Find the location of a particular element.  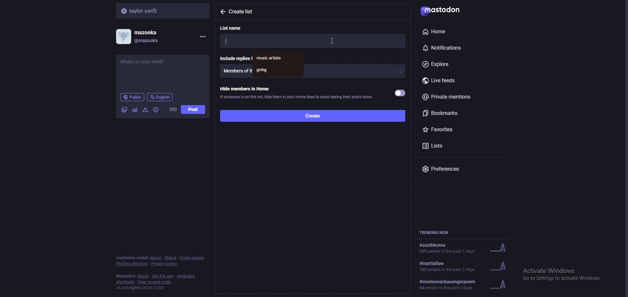

explore is located at coordinates (461, 65).